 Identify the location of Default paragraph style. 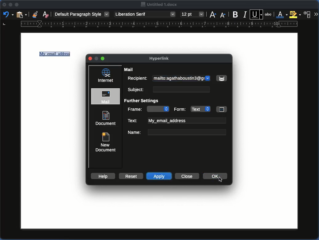
(82, 14).